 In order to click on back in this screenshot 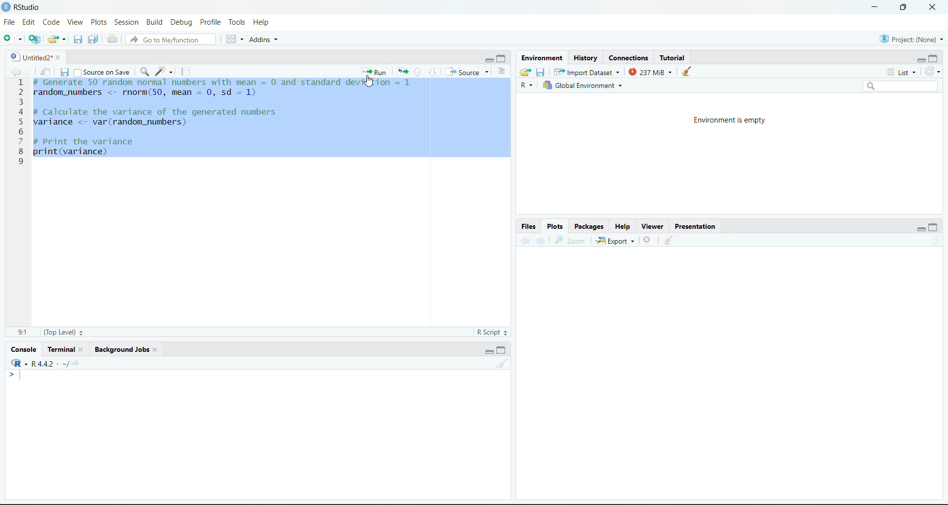, I will do `click(524, 241)`.